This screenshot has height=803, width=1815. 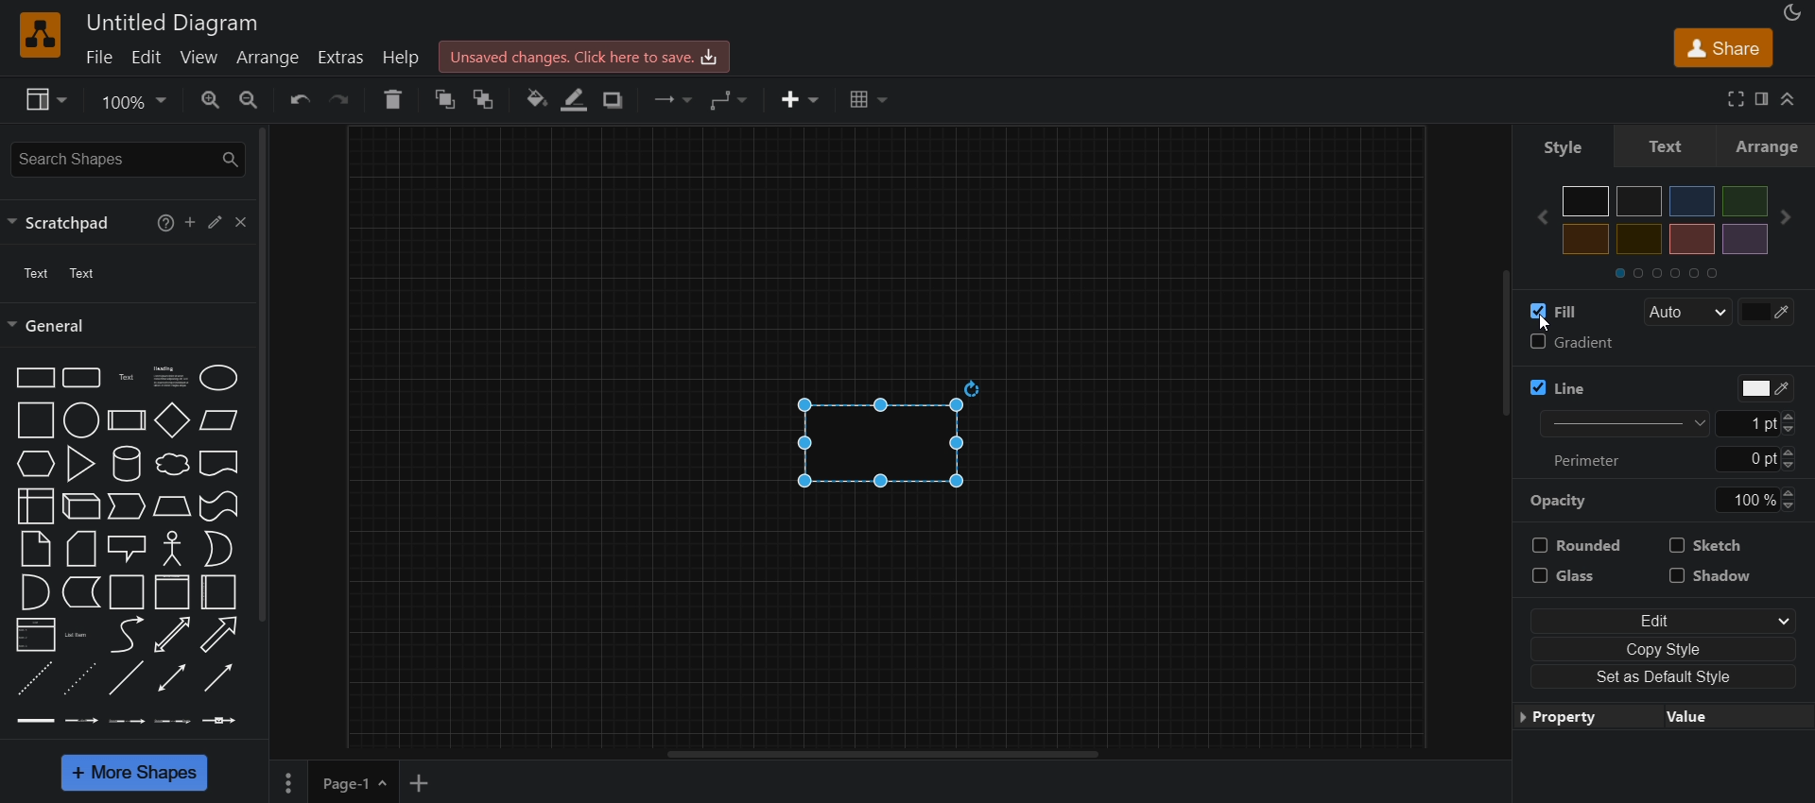 I want to click on cloud, so click(x=172, y=467).